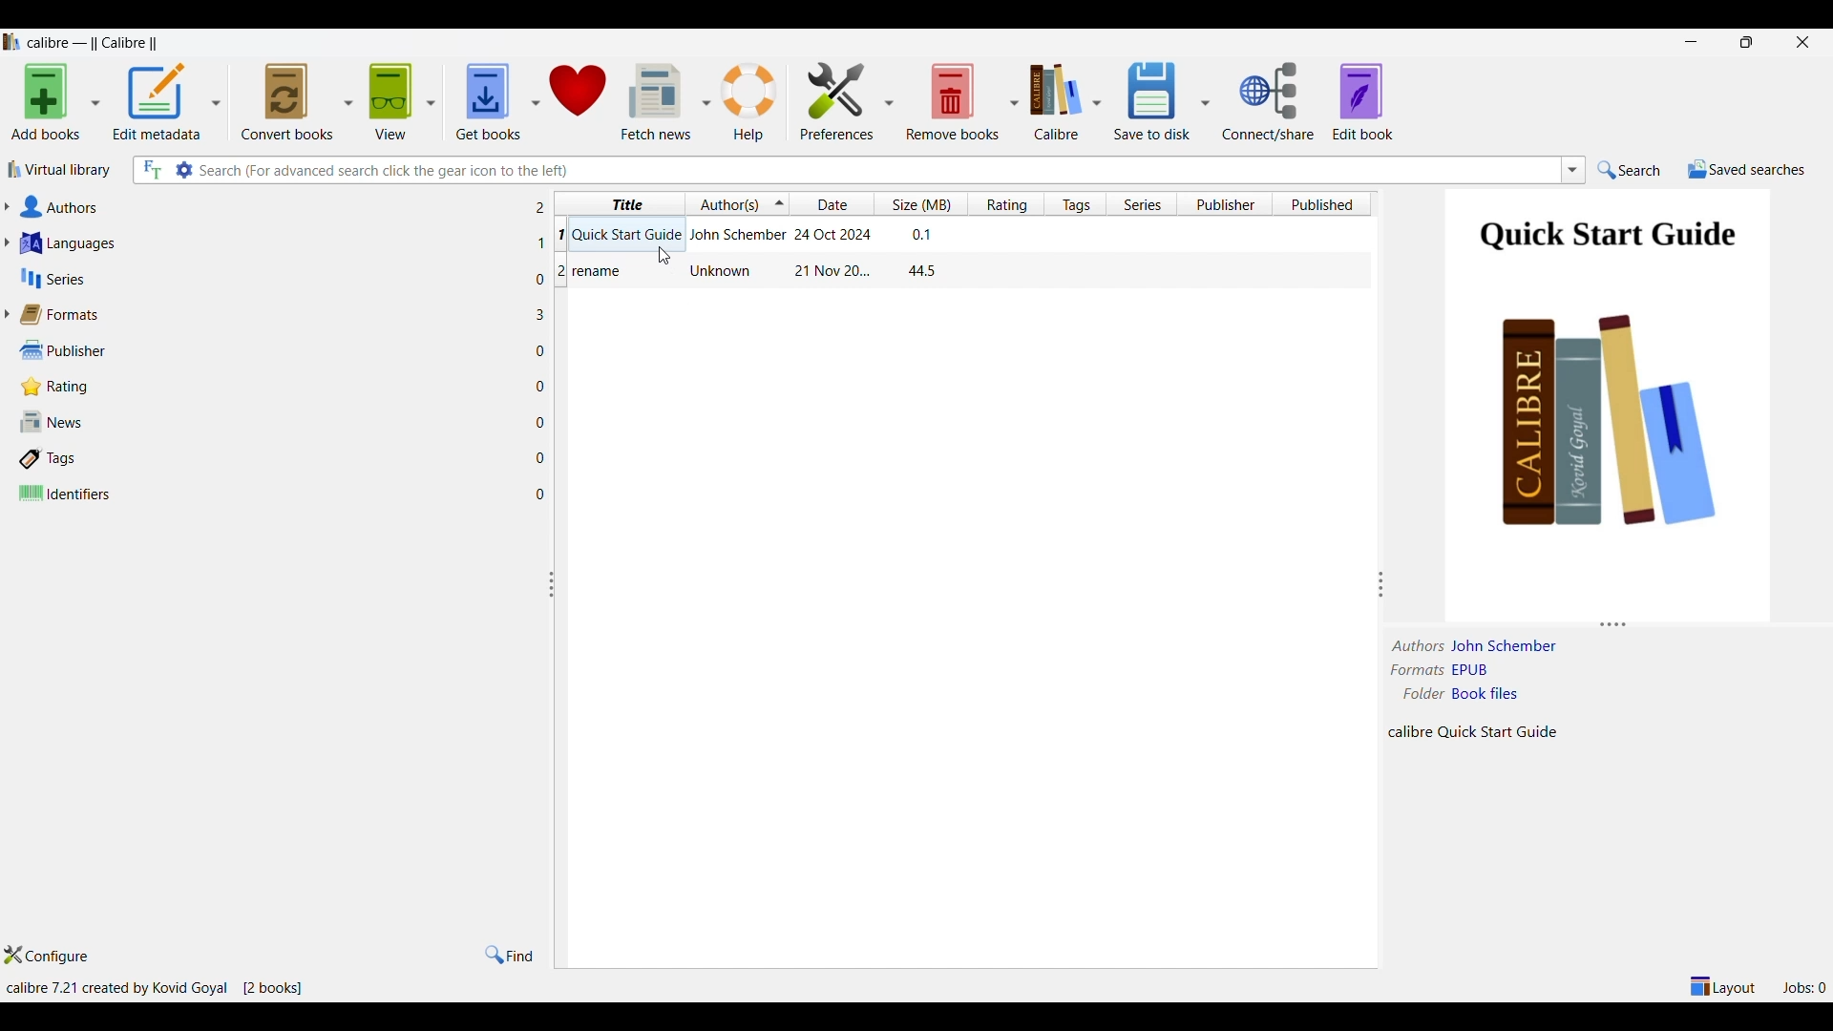 Image resolution: width=1833 pixels, height=1031 pixels. Describe the element at coordinates (751, 233) in the screenshot. I see `Book: Quick Start Guide` at that location.